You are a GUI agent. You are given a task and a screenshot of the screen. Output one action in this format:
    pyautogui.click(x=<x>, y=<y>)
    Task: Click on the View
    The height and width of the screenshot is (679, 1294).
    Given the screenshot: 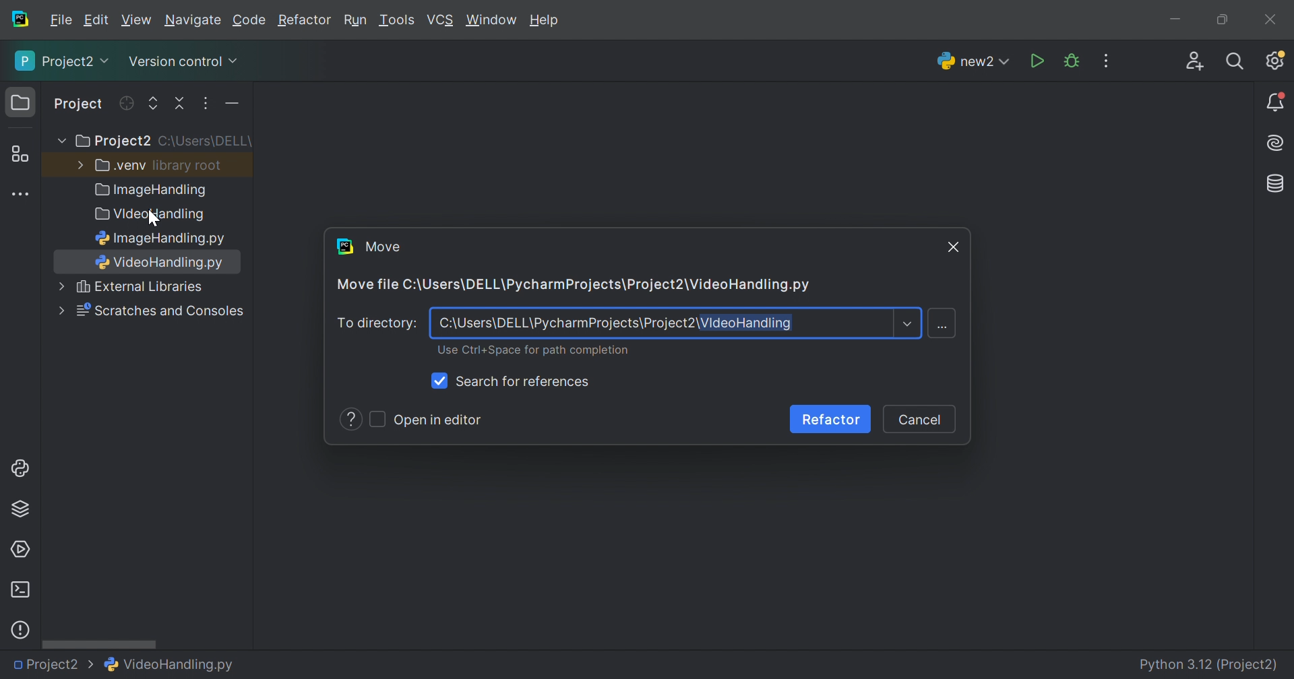 What is the action you would take?
    pyautogui.click(x=138, y=20)
    